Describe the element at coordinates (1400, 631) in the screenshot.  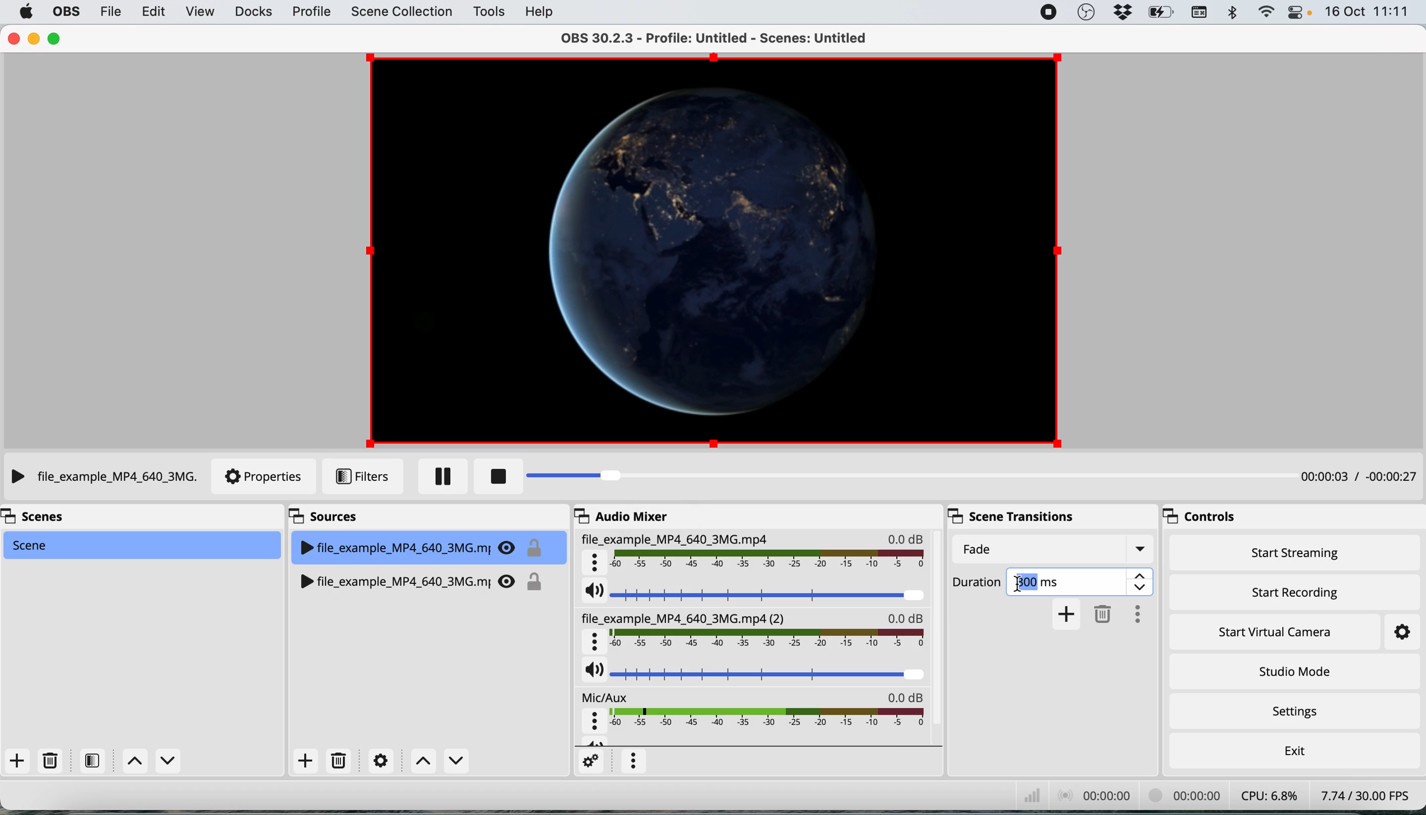
I see `settings` at that location.